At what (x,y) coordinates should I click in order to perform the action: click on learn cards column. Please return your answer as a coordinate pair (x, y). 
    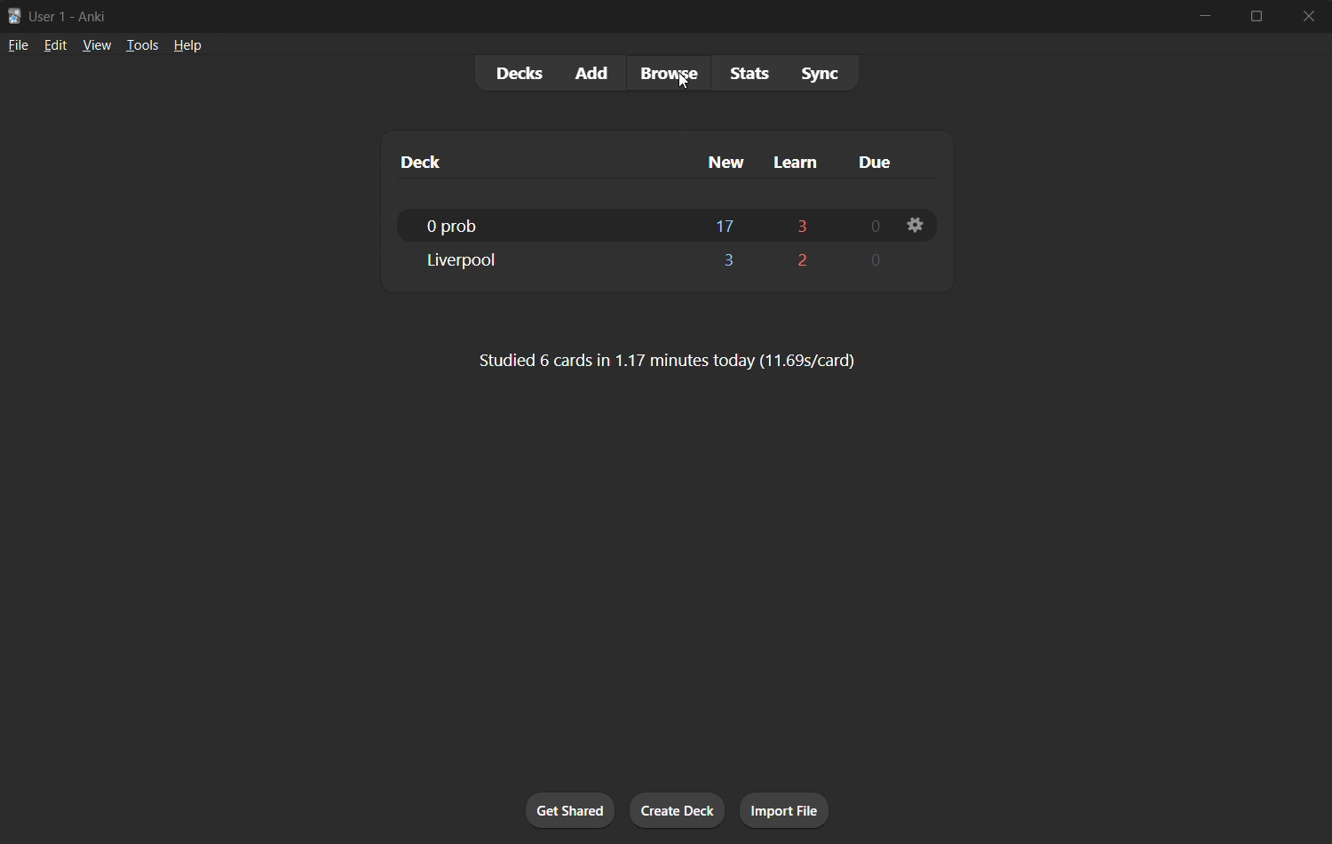
    Looking at the image, I should click on (802, 163).